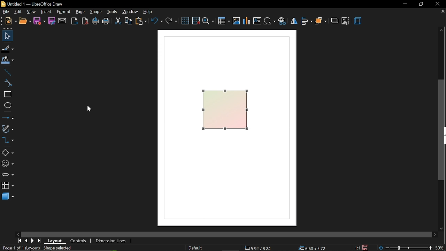  I want to click on Gradient added, so click(225, 112).